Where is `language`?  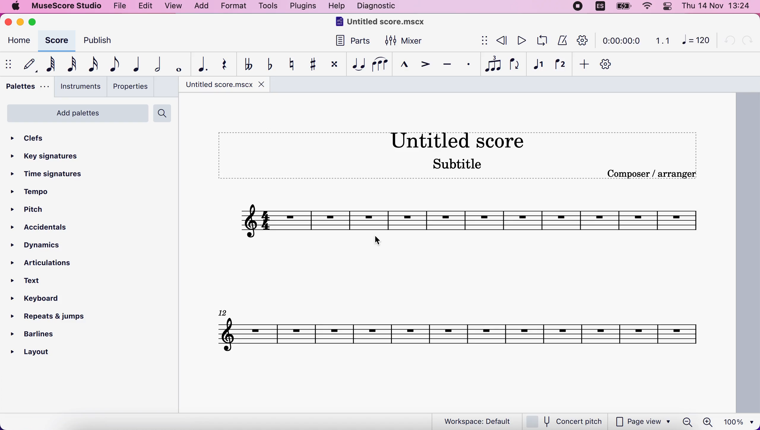 language is located at coordinates (598, 7).